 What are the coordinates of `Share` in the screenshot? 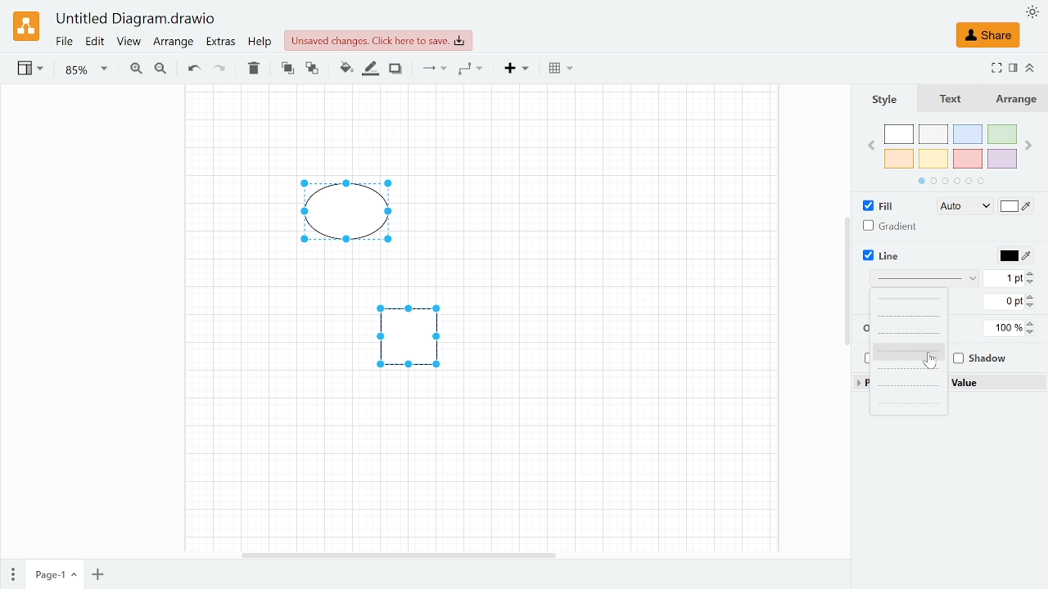 It's located at (987, 35).